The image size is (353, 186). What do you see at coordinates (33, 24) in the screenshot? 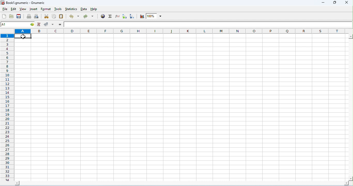
I see `cell options` at bounding box center [33, 24].